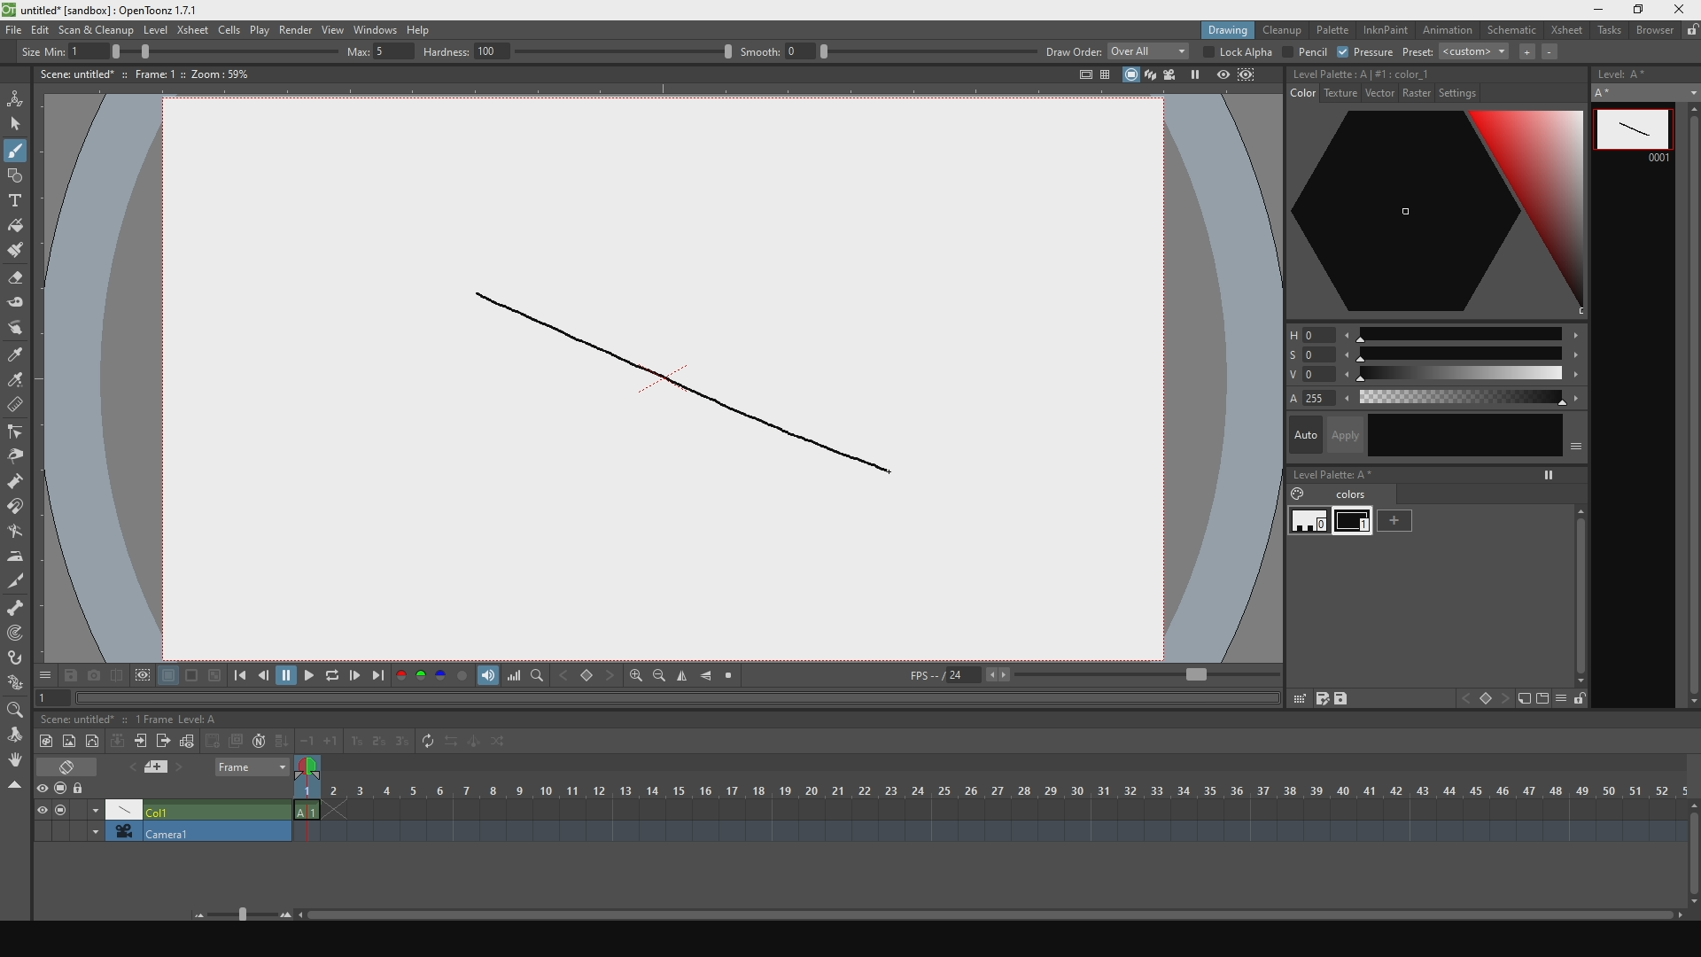 The width and height of the screenshot is (1701, 957). Describe the element at coordinates (18, 456) in the screenshot. I see `pinch` at that location.